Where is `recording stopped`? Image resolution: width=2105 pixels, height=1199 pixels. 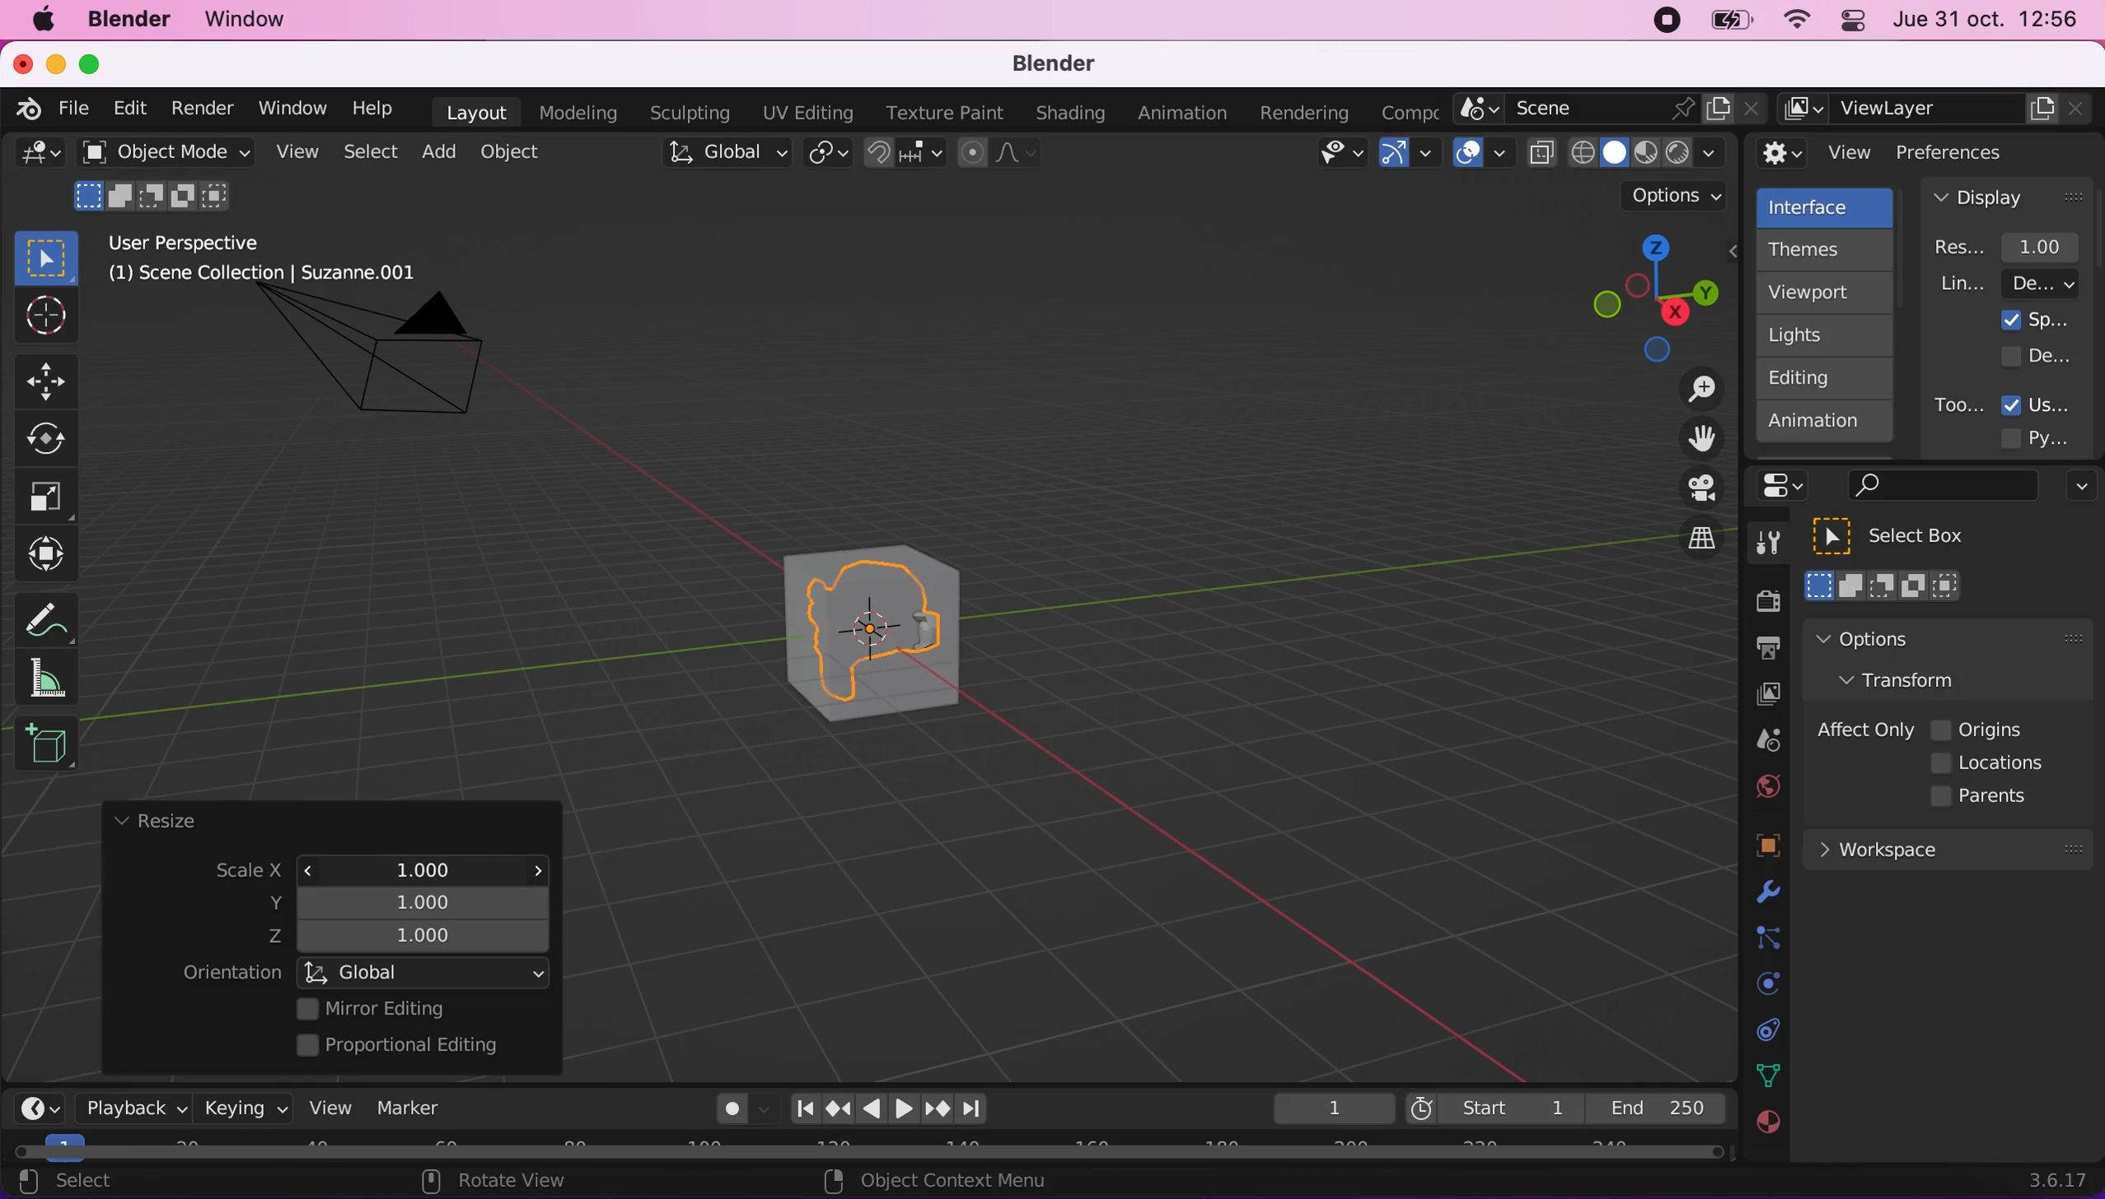
recording stopped is located at coordinates (1660, 23).